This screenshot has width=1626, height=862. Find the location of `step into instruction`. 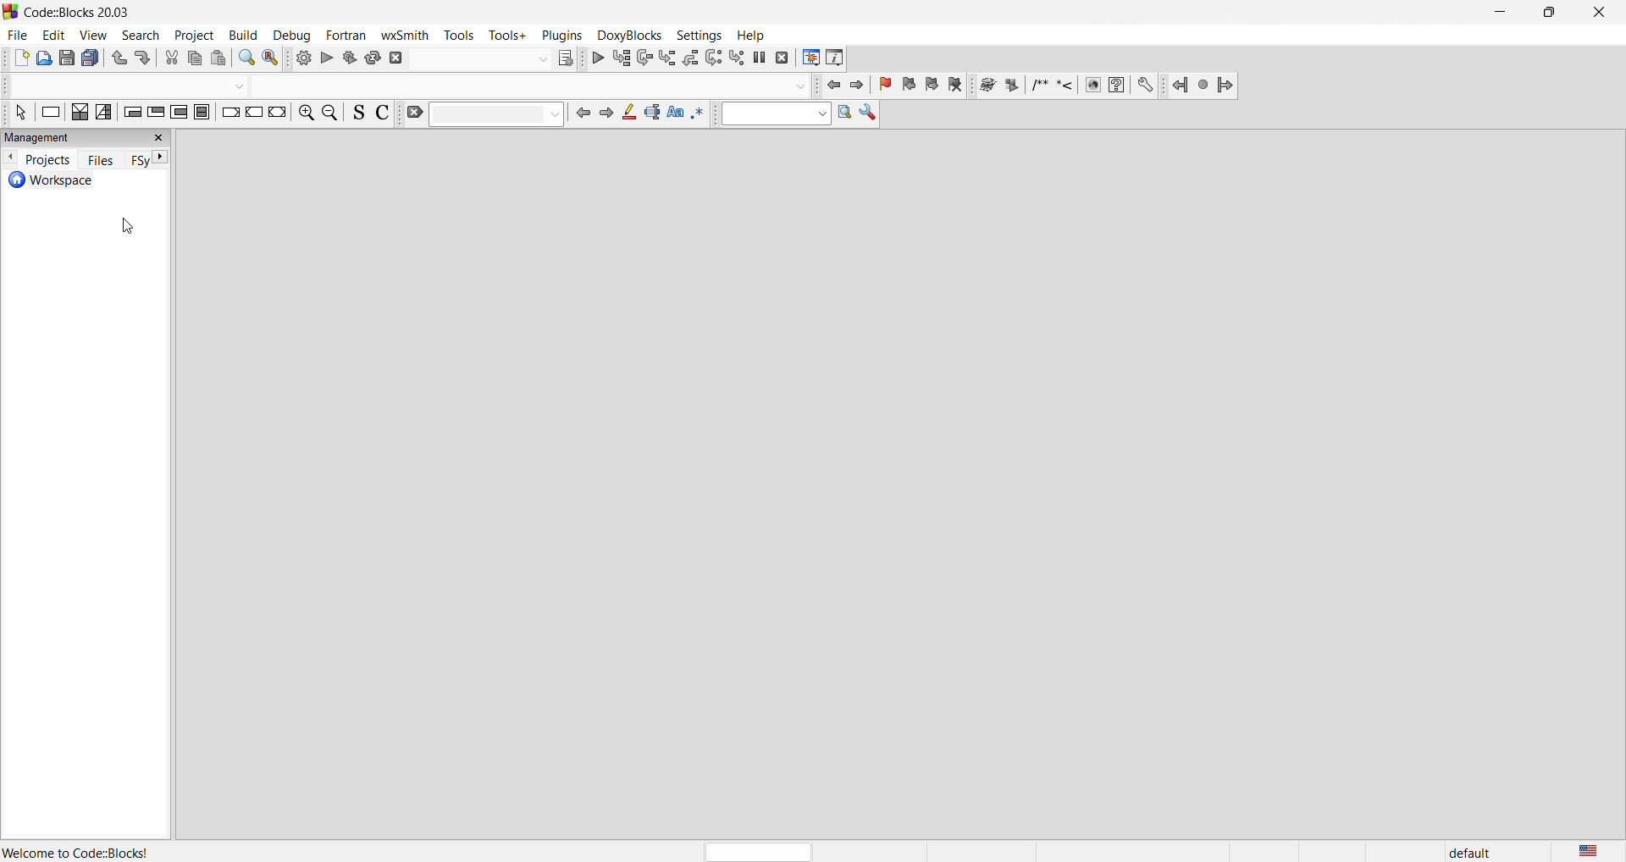

step into instruction is located at coordinates (738, 58).